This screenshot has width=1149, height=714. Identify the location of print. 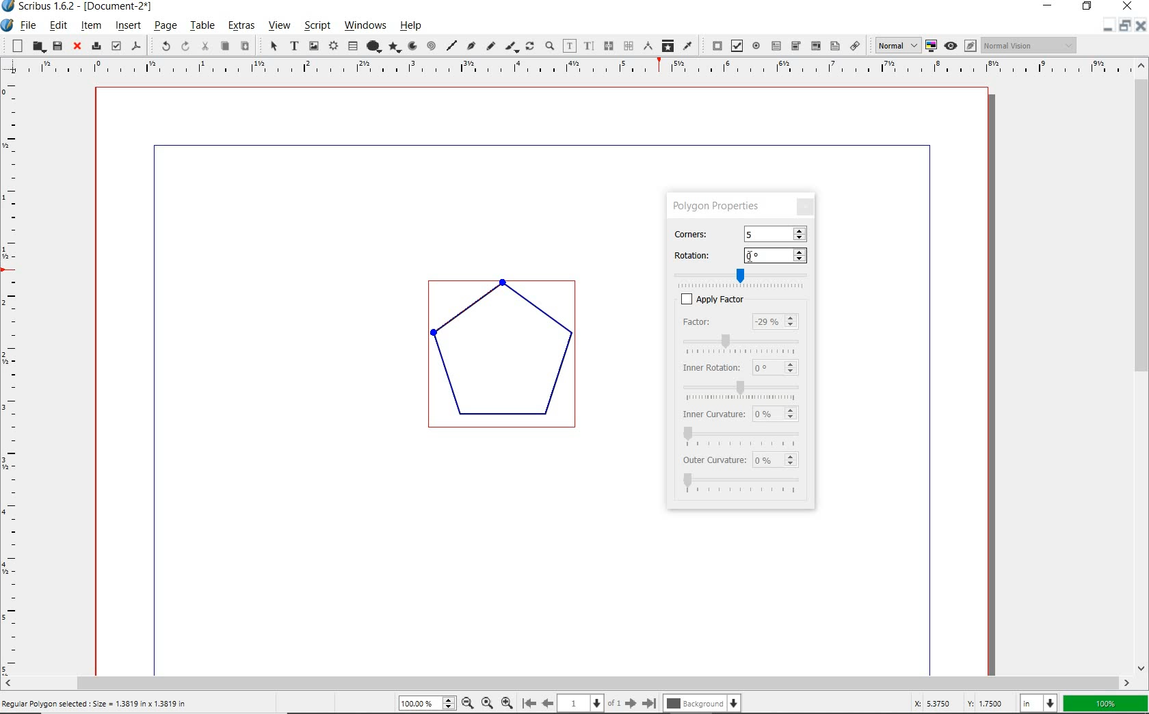
(95, 46).